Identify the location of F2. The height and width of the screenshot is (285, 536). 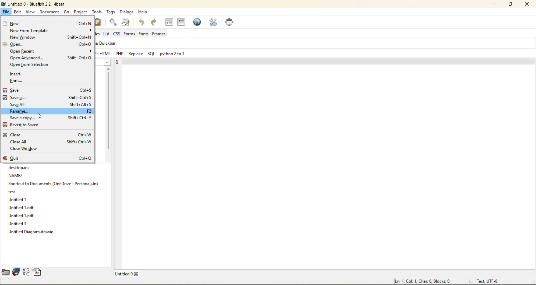
(90, 110).